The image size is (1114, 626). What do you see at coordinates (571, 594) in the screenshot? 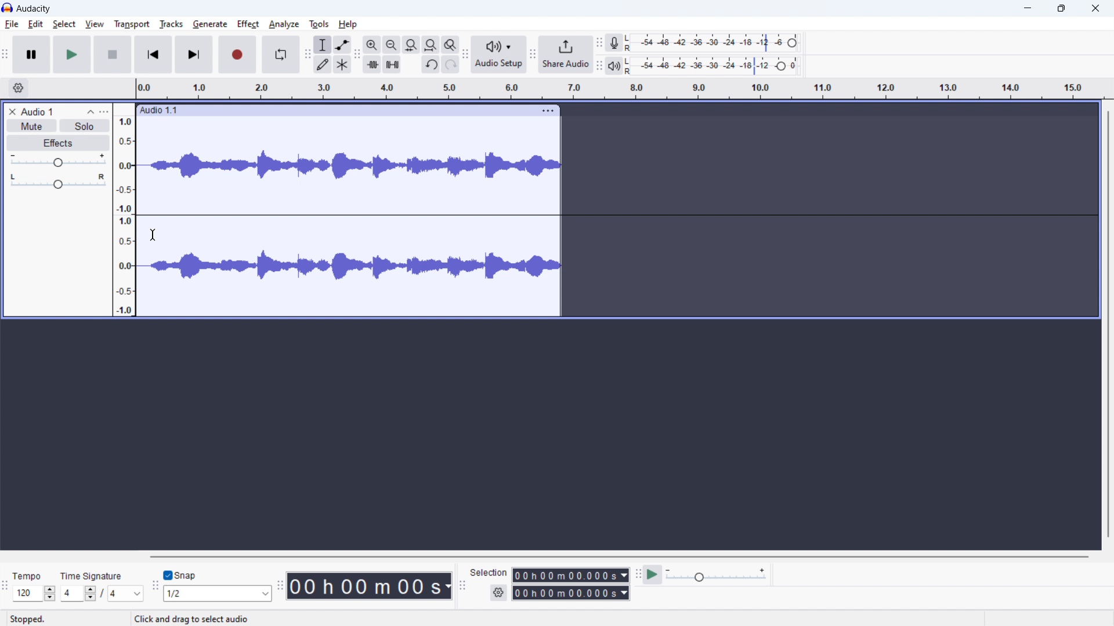
I see `end time` at bounding box center [571, 594].